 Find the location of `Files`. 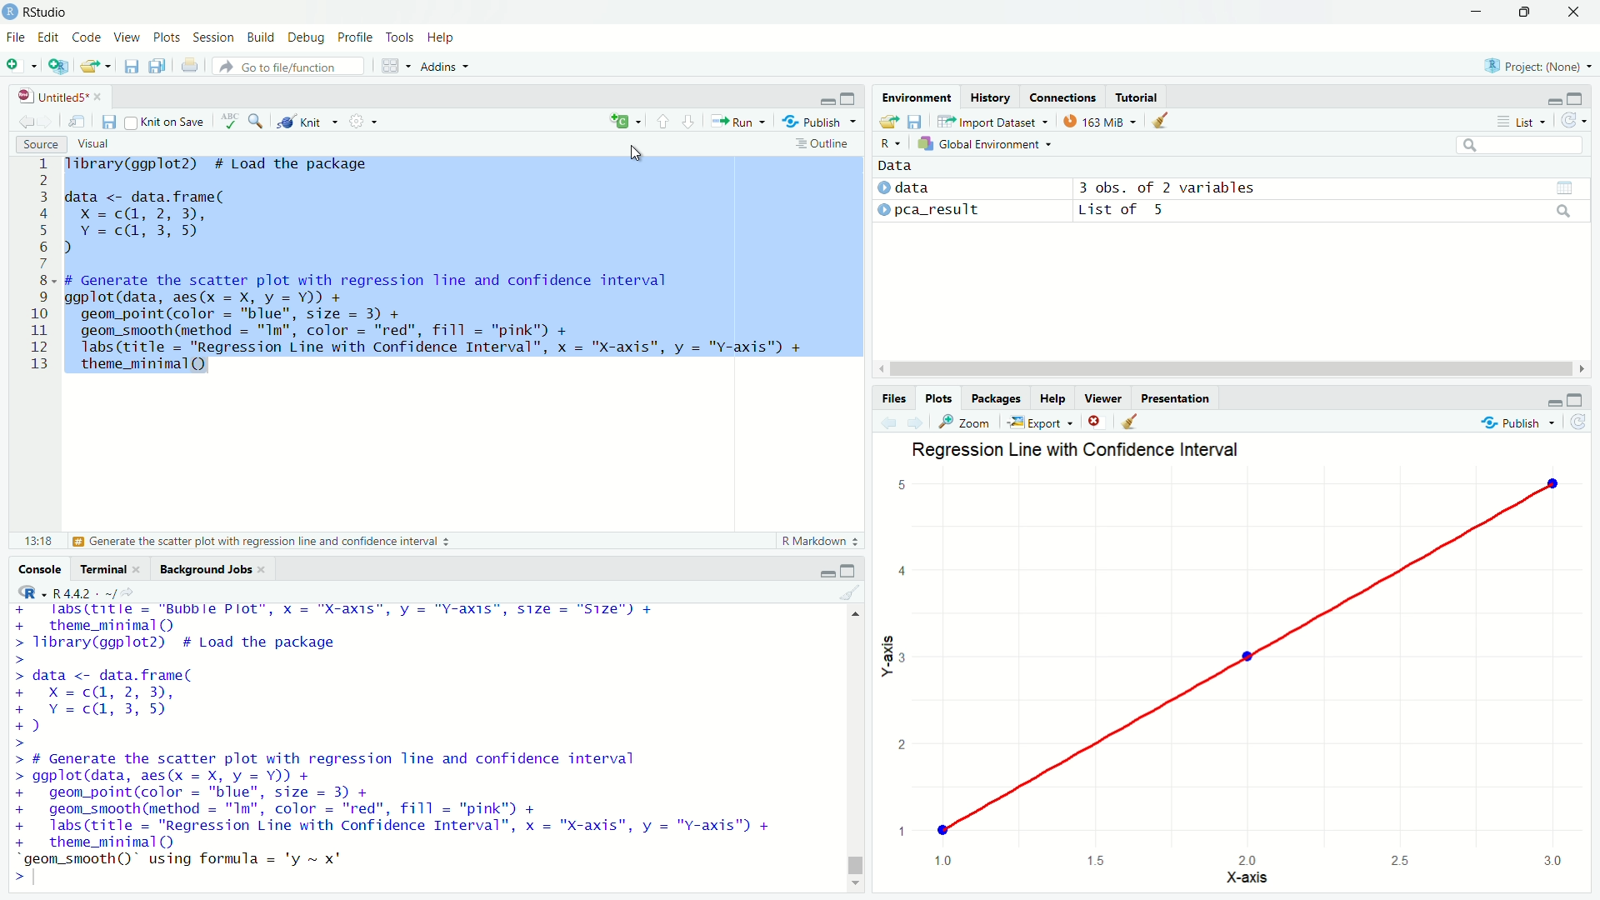

Files is located at coordinates (894, 398).